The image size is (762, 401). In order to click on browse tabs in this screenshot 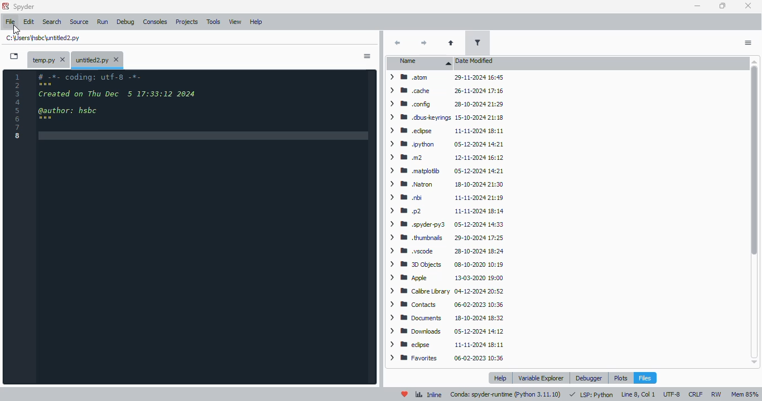, I will do `click(13, 56)`.